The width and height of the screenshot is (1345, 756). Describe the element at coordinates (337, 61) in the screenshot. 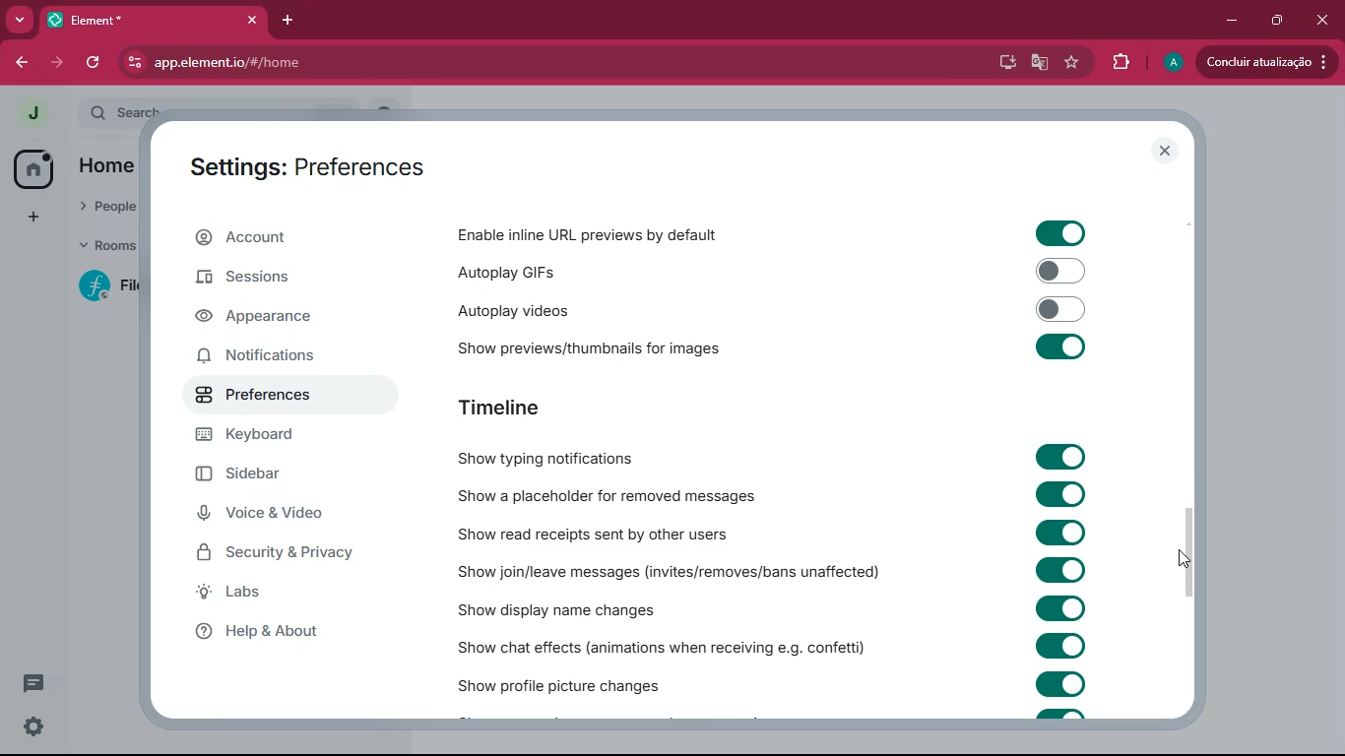

I see `app.element.io/#/home` at that location.